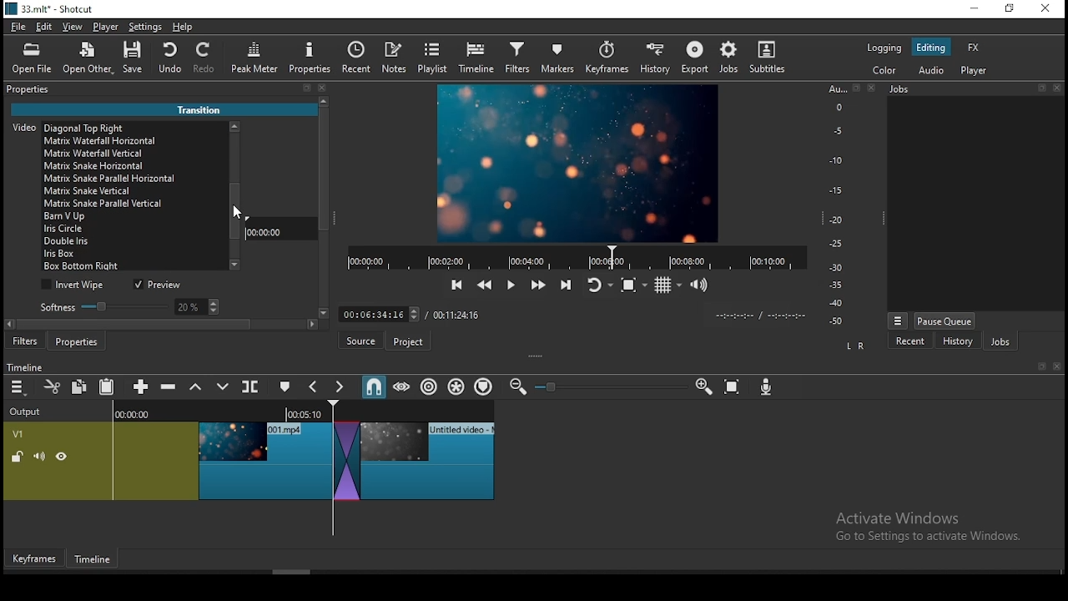  What do you see at coordinates (403, 387) in the screenshot?
I see `scrub while dragging` at bounding box center [403, 387].